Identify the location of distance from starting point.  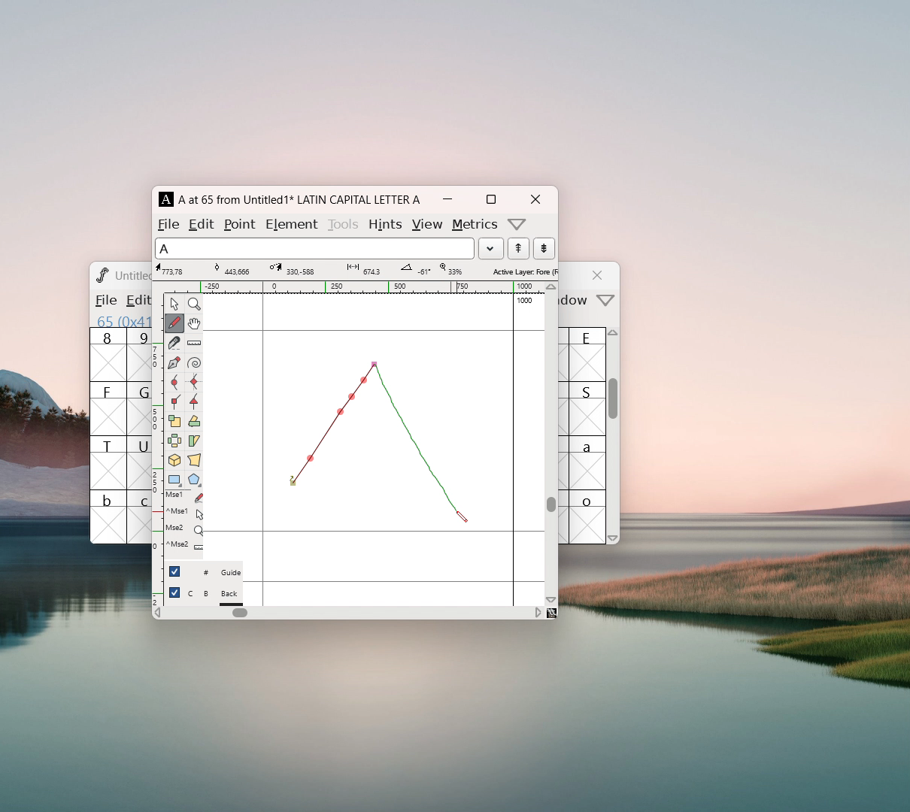
(366, 271).